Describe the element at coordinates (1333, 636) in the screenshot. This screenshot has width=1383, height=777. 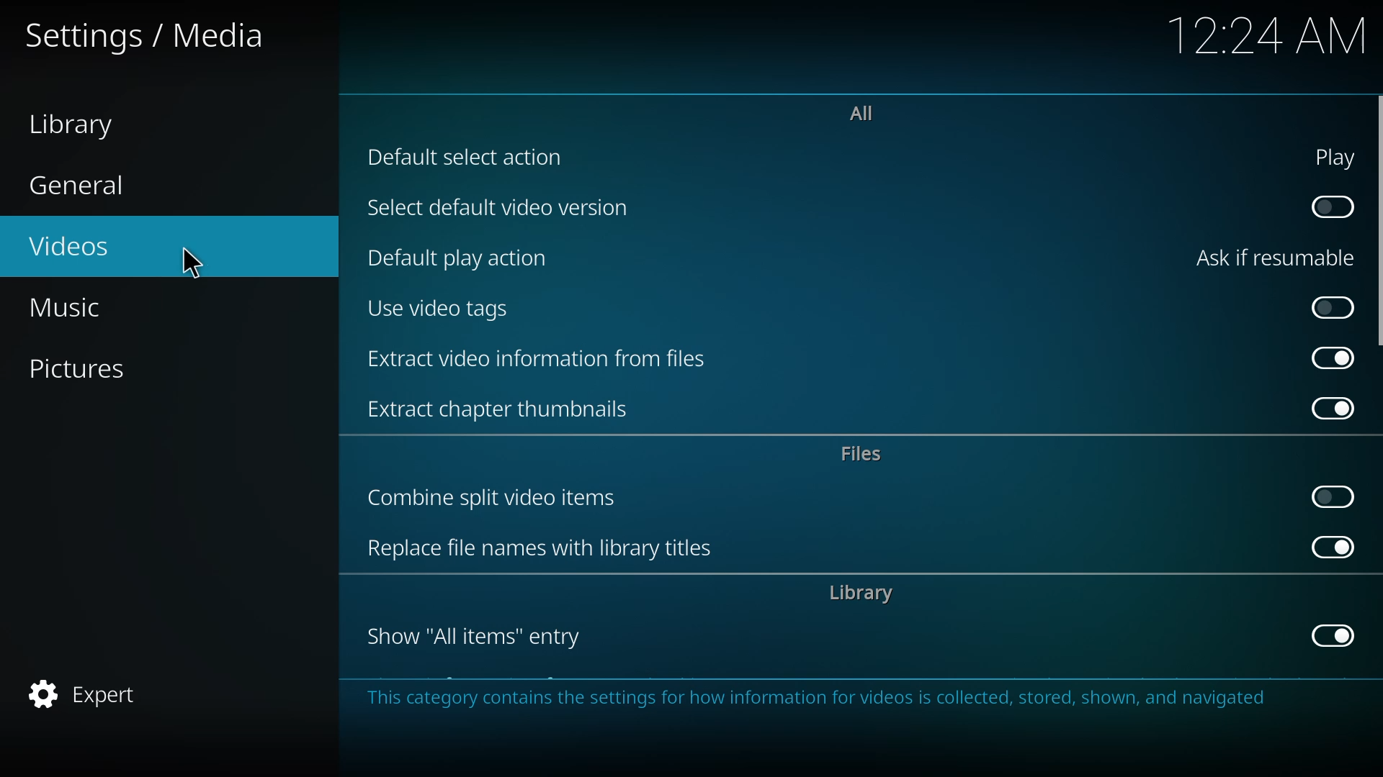
I see `enabled` at that location.